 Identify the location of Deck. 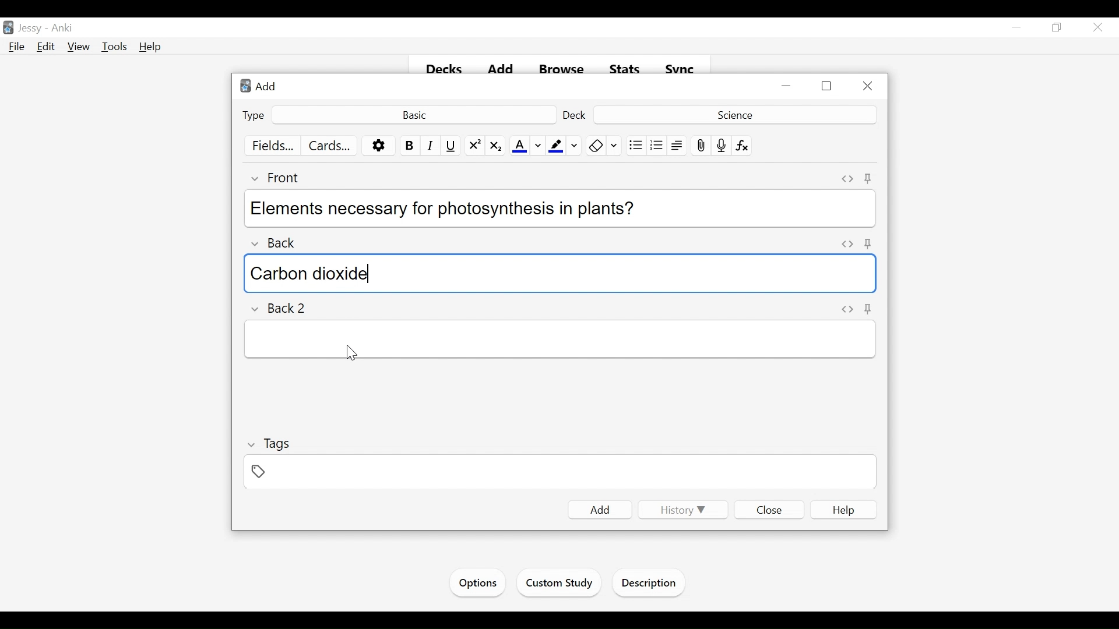
(576, 115).